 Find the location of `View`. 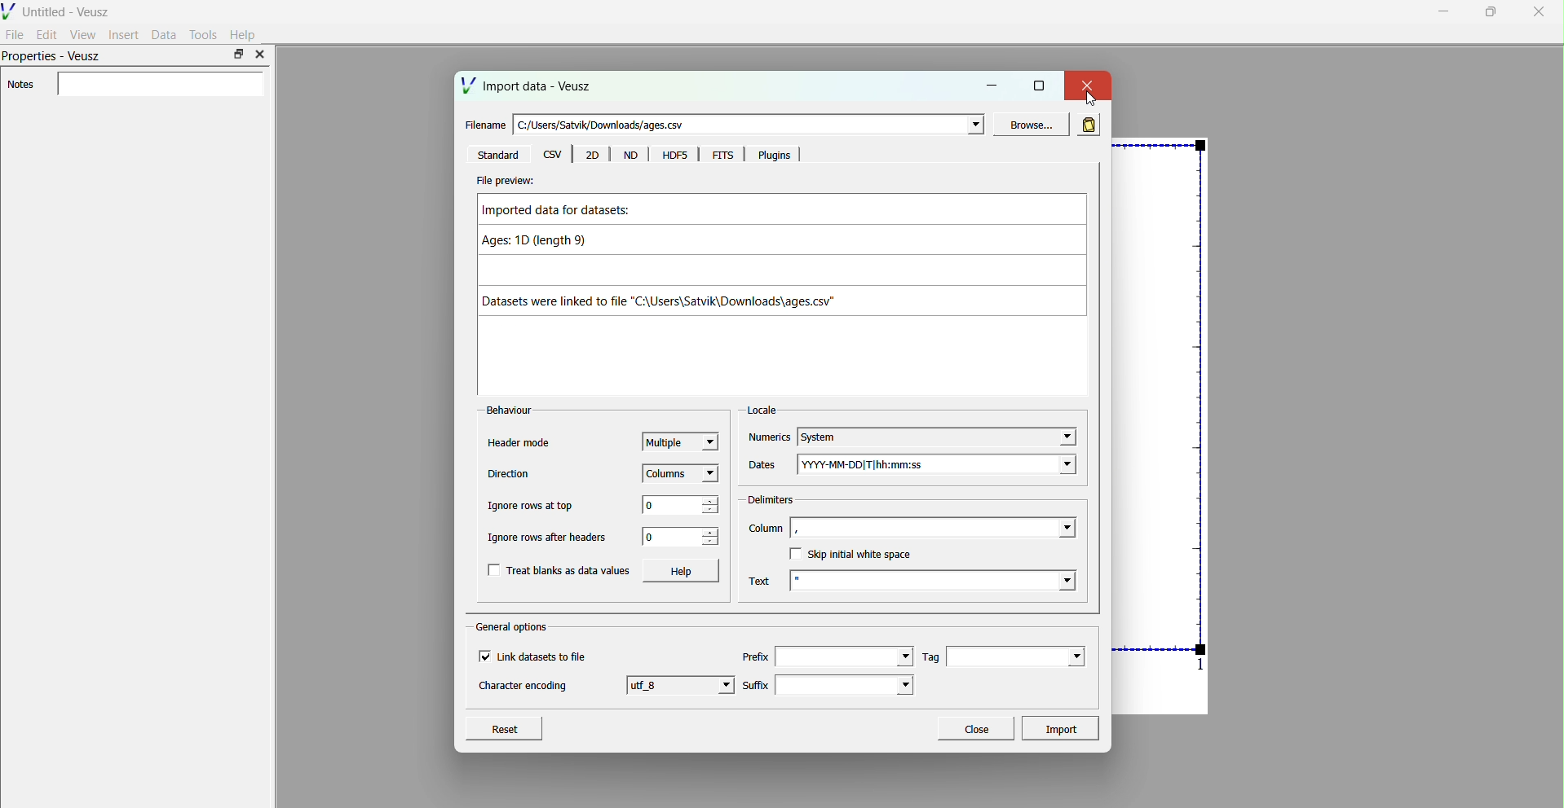

View is located at coordinates (82, 34).